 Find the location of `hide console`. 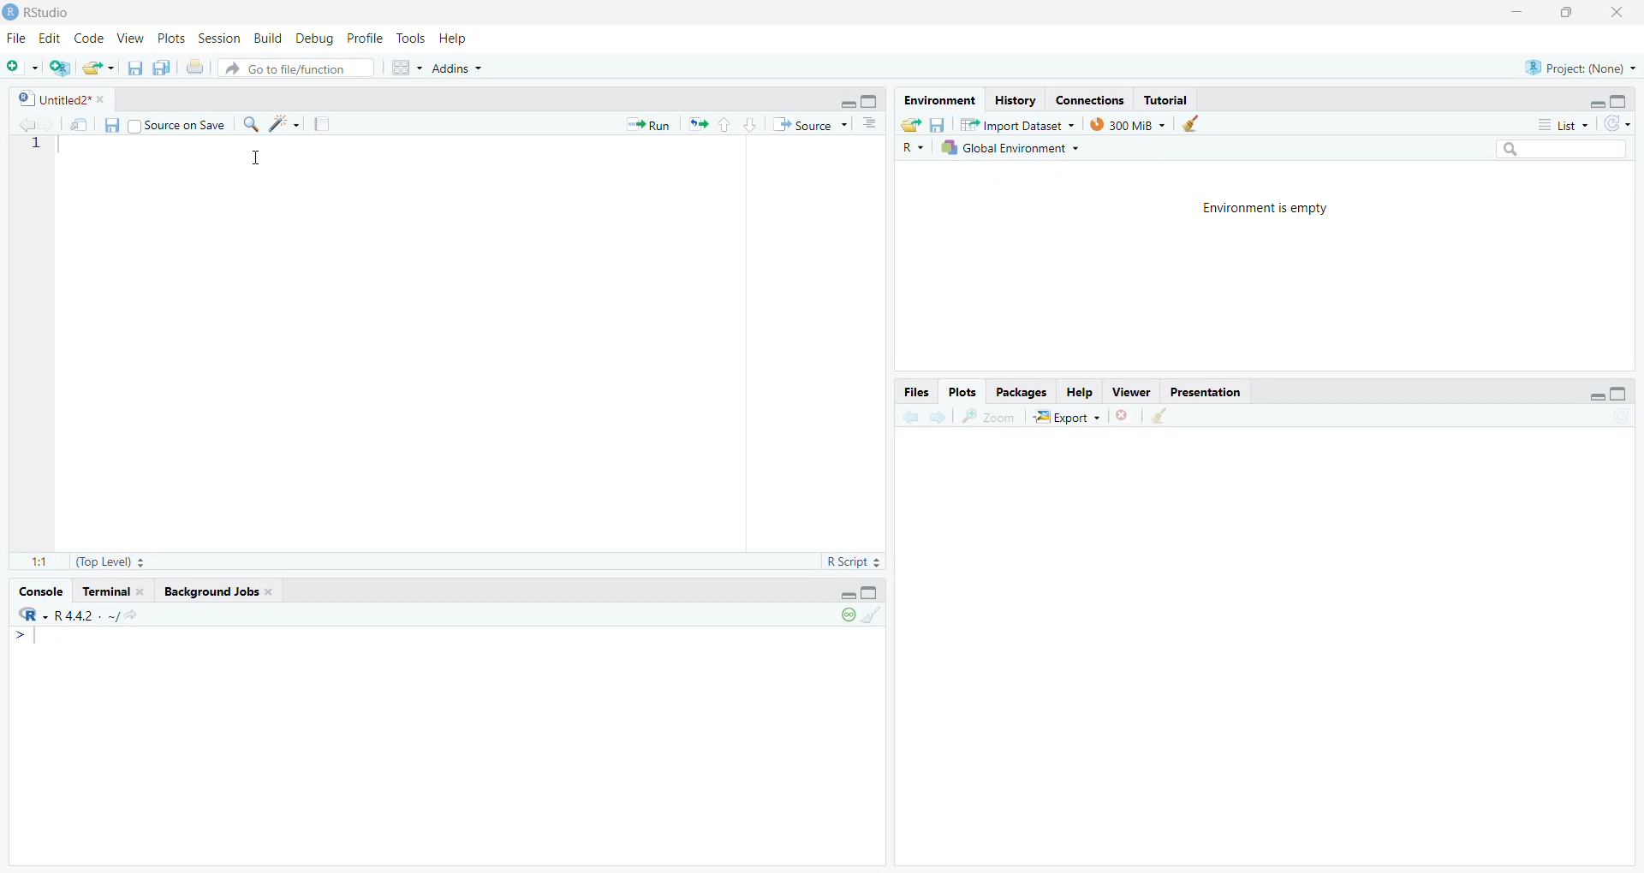

hide console is located at coordinates (870, 103).